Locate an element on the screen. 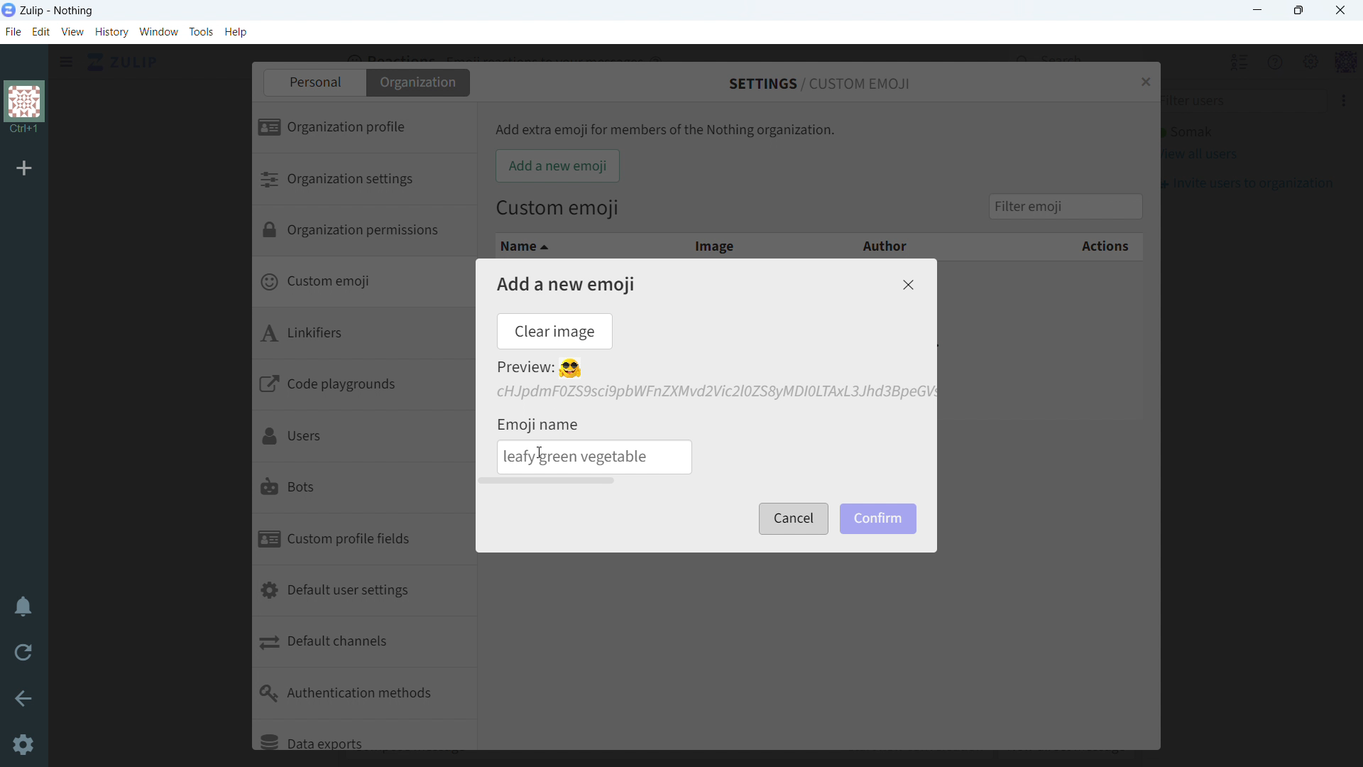  data exports is located at coordinates (363, 735).